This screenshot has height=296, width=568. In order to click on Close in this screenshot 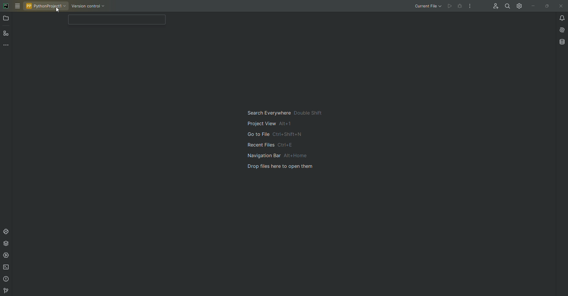, I will do `click(560, 6)`.